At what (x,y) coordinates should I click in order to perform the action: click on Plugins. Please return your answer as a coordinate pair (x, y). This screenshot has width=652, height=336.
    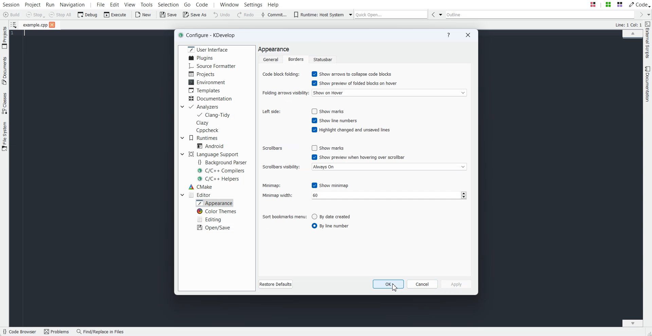
    Looking at the image, I should click on (202, 58).